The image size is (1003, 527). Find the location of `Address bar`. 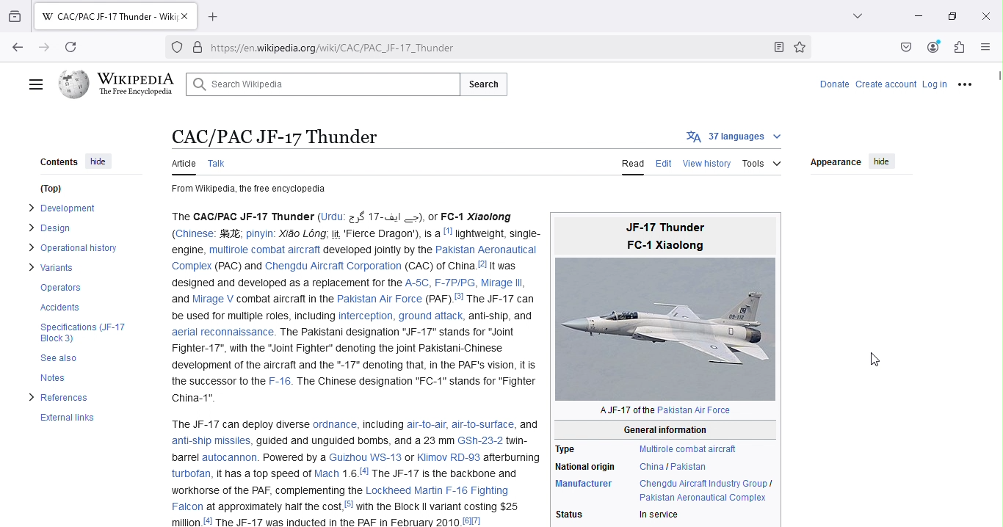

Address bar is located at coordinates (488, 46).